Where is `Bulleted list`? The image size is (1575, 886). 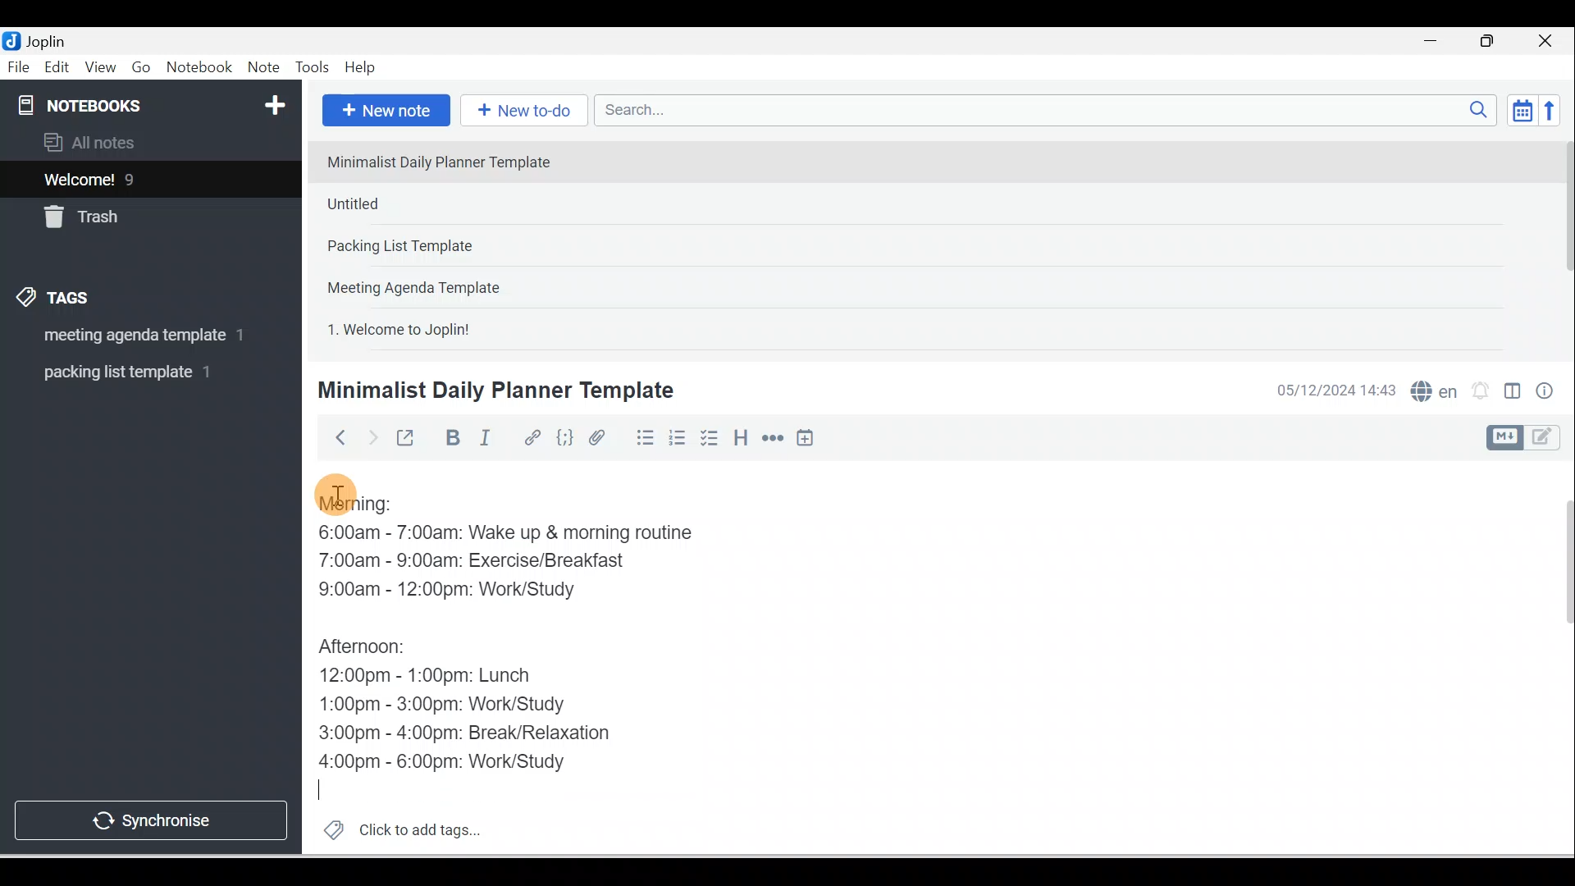 Bulleted list is located at coordinates (641, 437).